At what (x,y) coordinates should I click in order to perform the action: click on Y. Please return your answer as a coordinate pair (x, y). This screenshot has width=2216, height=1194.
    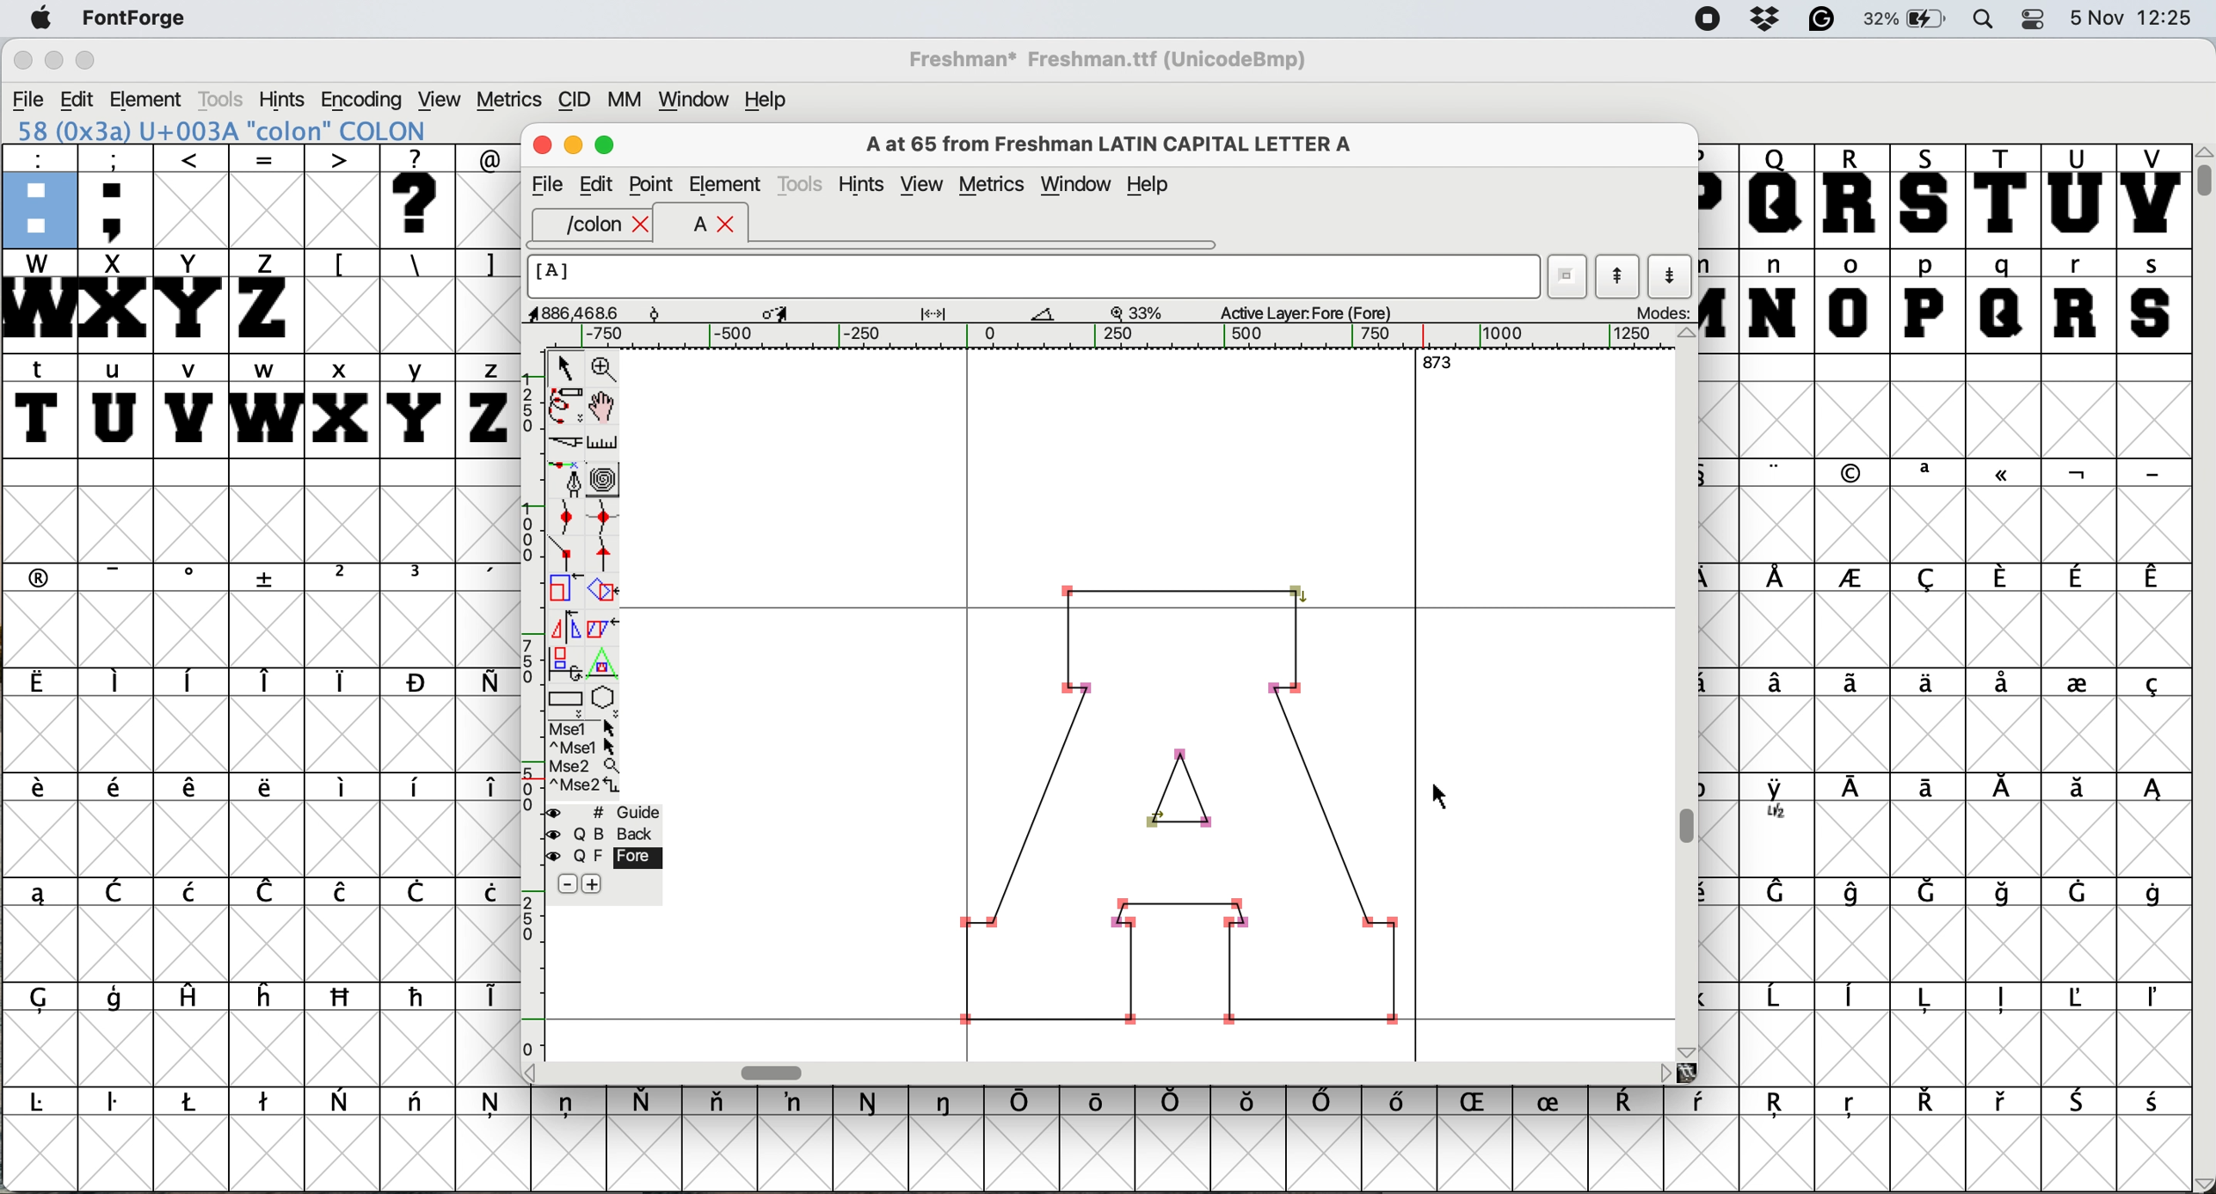
    Looking at the image, I should click on (192, 300).